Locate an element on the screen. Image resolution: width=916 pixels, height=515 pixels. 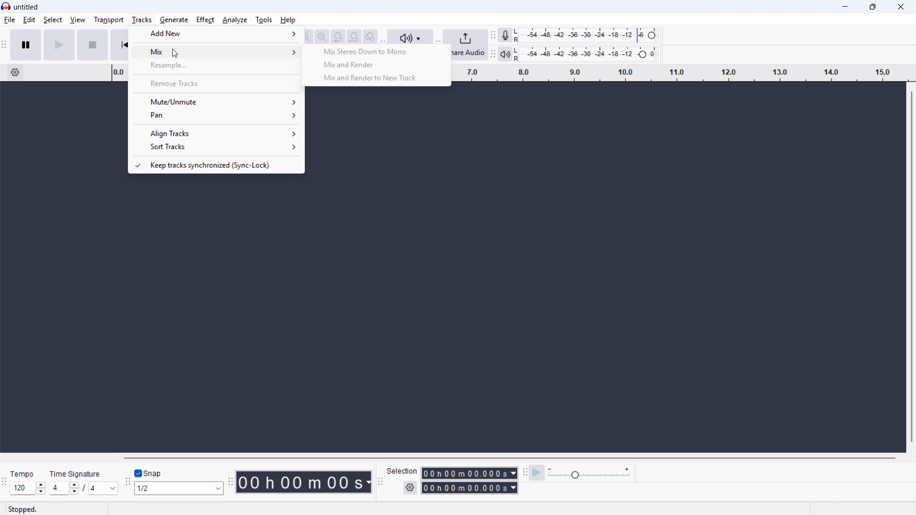
analyse  is located at coordinates (235, 20).